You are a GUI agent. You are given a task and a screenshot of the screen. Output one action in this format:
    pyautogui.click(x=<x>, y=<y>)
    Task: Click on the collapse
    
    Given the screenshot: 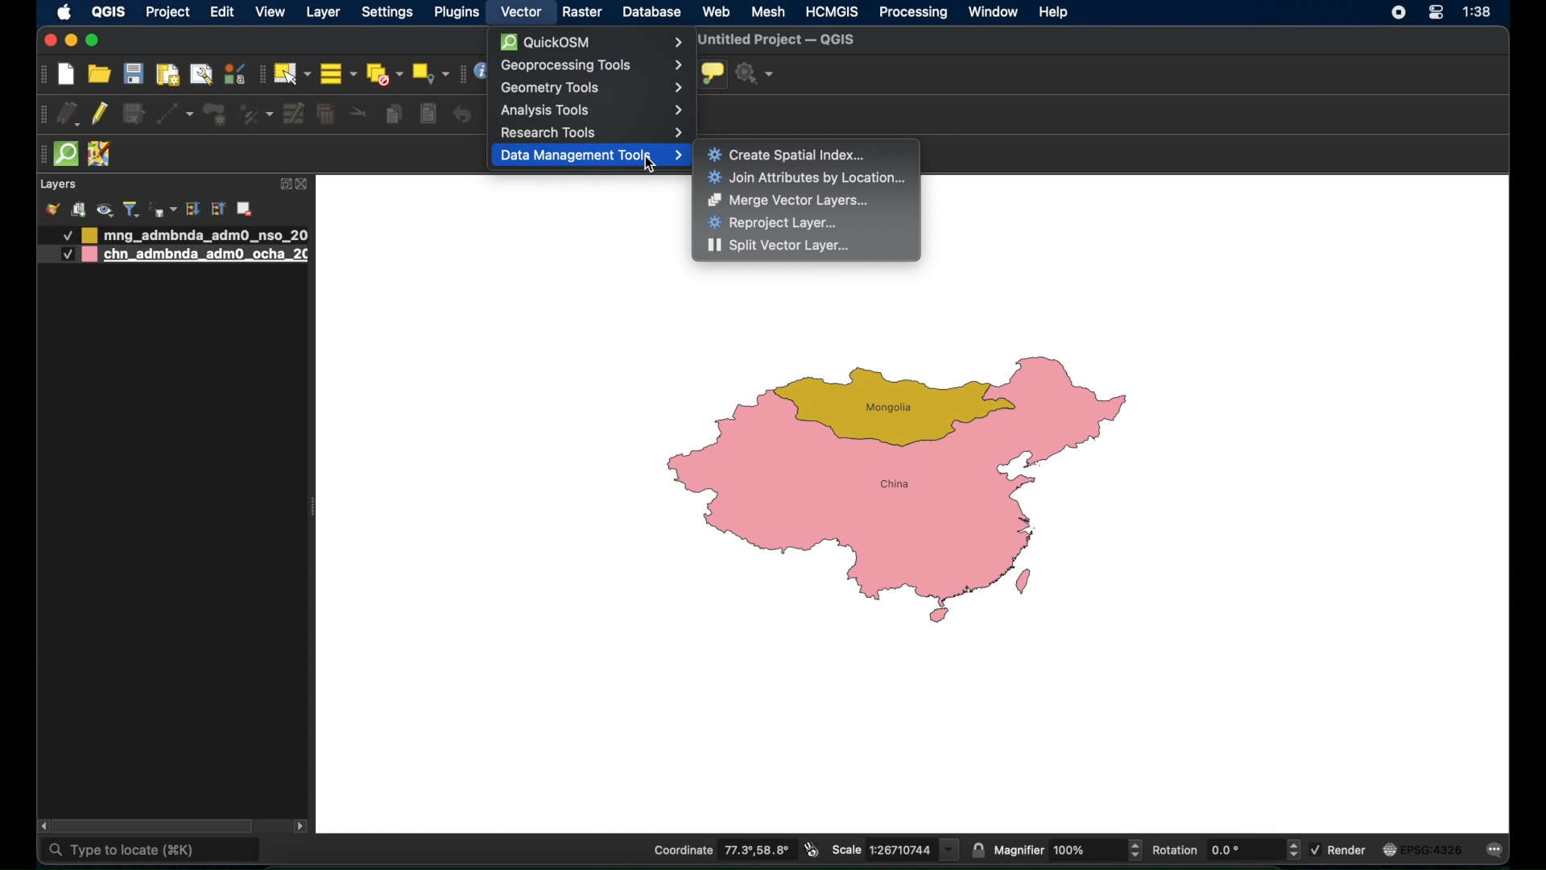 What is the action you would take?
    pyautogui.click(x=217, y=209)
    